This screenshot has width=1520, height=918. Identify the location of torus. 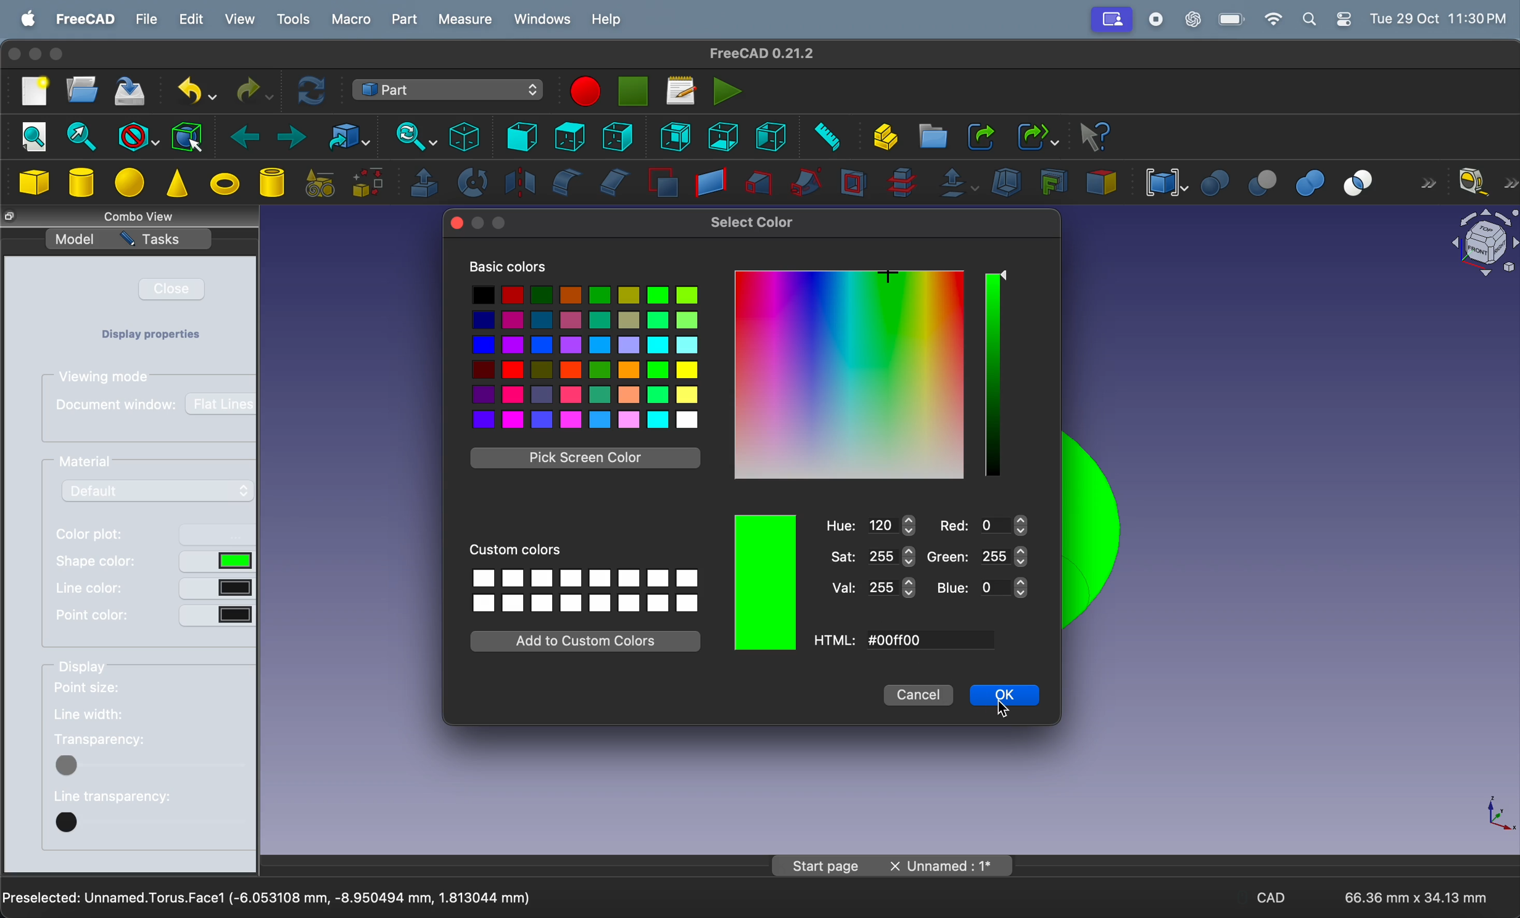
(226, 186).